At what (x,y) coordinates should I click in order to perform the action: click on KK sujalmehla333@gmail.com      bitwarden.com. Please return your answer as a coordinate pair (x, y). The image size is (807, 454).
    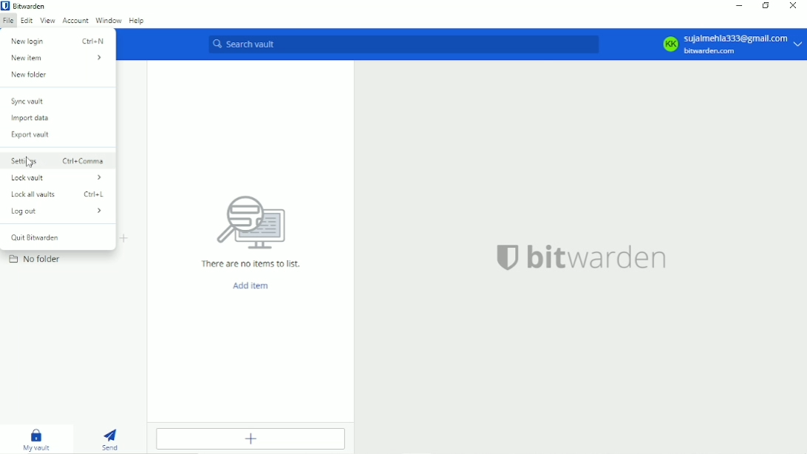
    Looking at the image, I should click on (730, 44).